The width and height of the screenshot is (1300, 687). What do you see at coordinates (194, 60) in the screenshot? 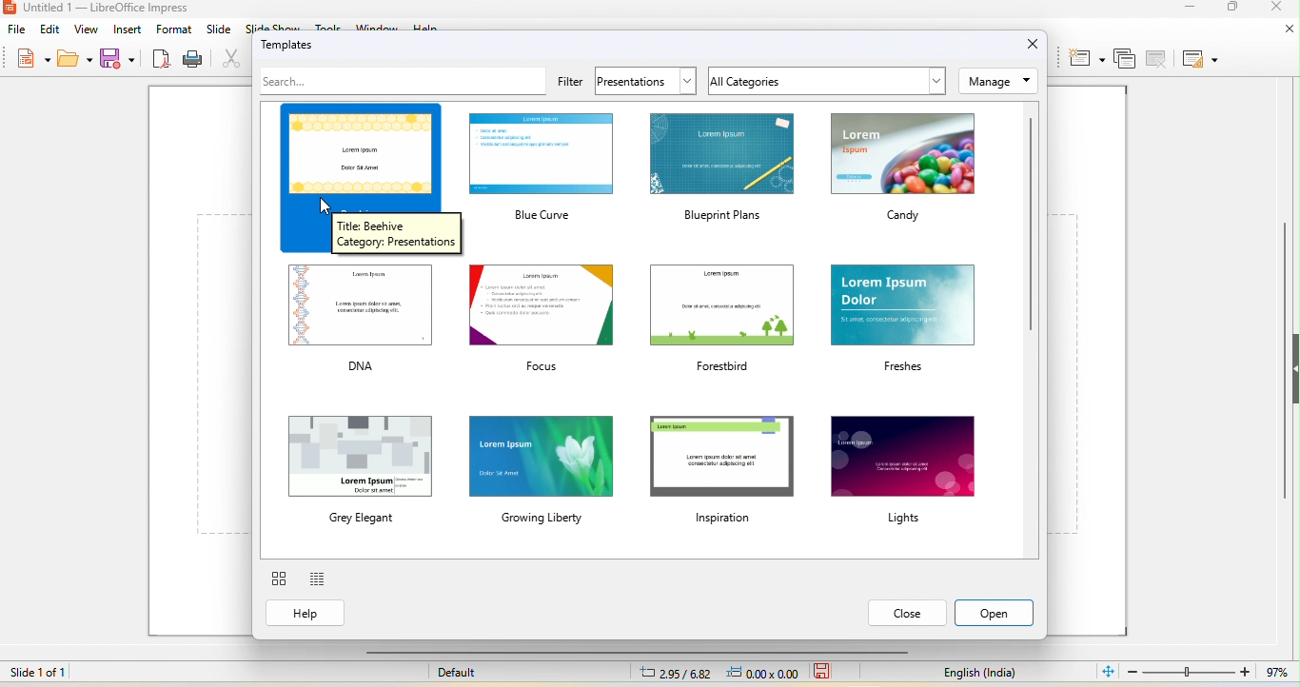
I see `print` at bounding box center [194, 60].